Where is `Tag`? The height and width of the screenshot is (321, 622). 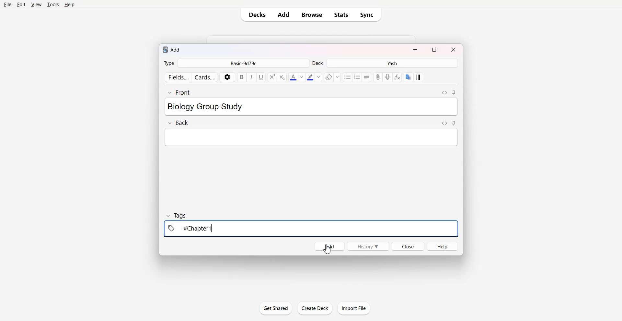 Tag is located at coordinates (177, 215).